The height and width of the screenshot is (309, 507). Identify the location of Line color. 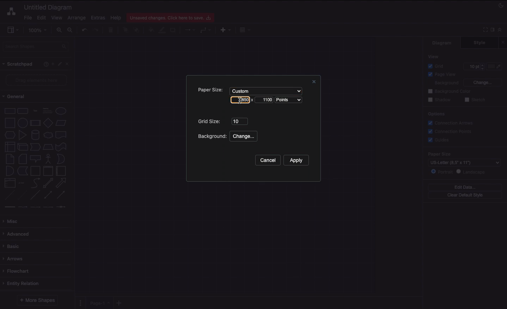
(162, 29).